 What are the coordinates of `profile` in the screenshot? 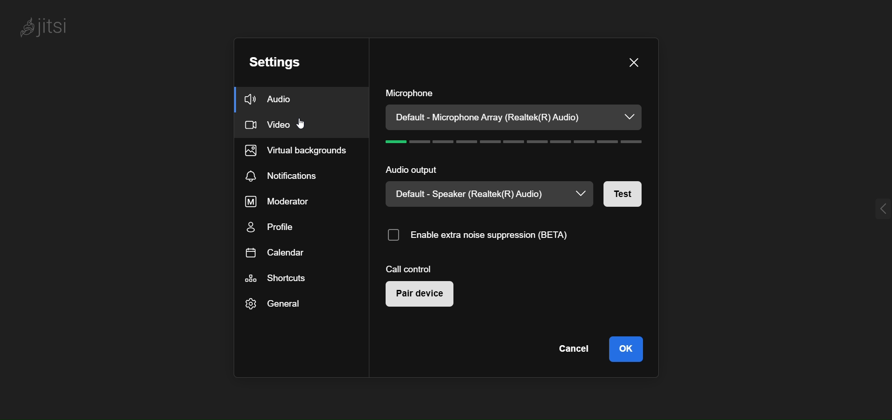 It's located at (270, 229).